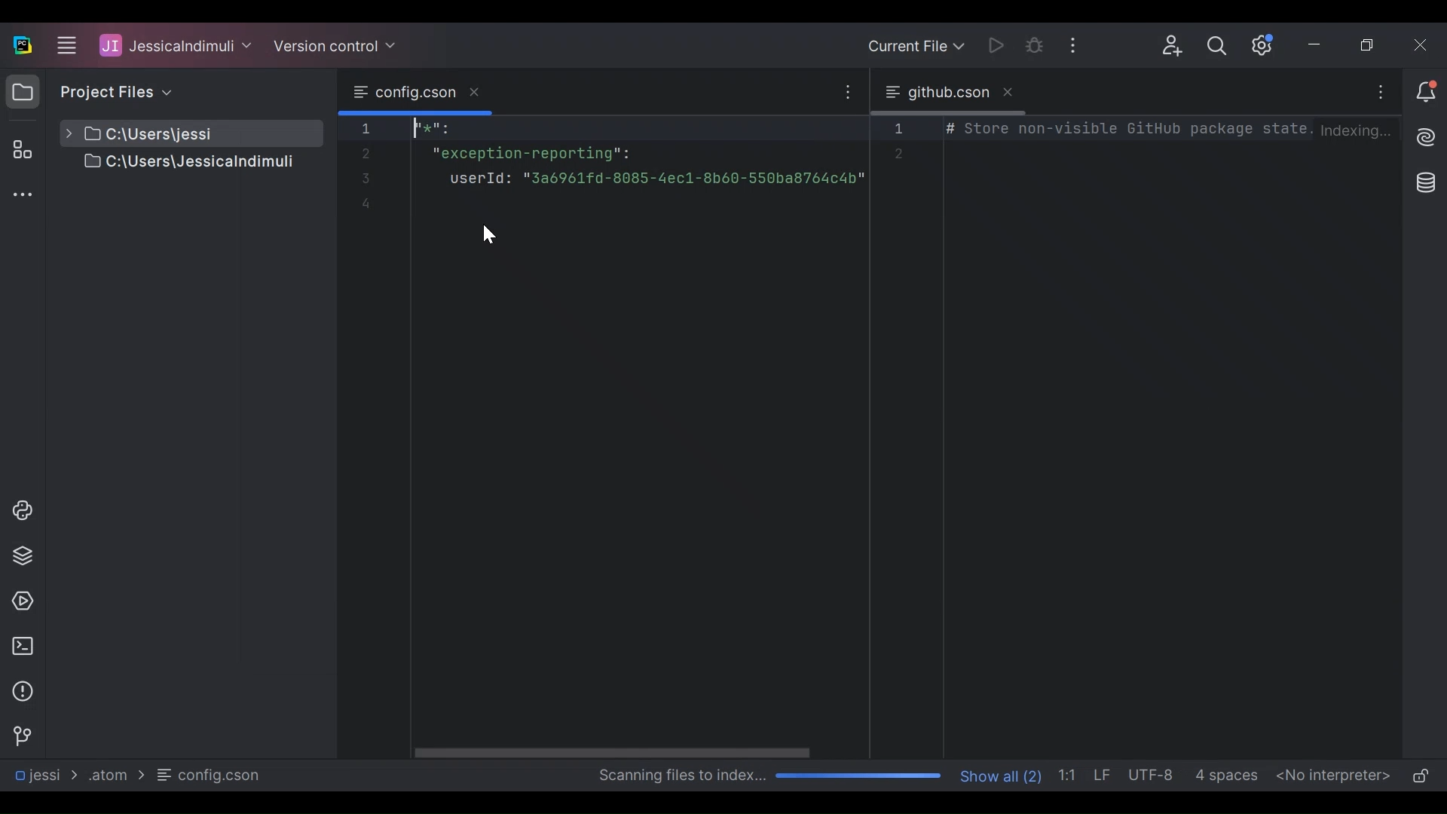 The width and height of the screenshot is (1447, 814). I want to click on Editor, so click(1094, 433).